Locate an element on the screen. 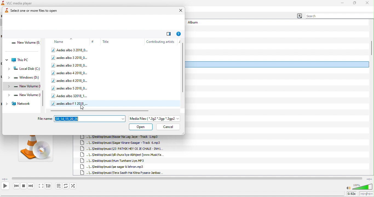 This screenshot has height=197, width=374. show extended settings is located at coordinates (48, 186).